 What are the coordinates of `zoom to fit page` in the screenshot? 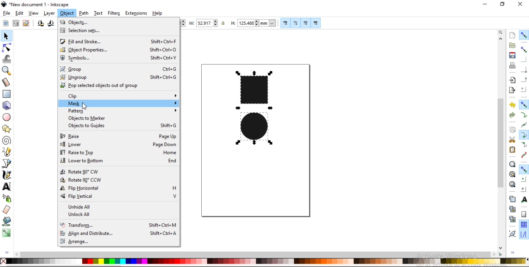 It's located at (512, 184).